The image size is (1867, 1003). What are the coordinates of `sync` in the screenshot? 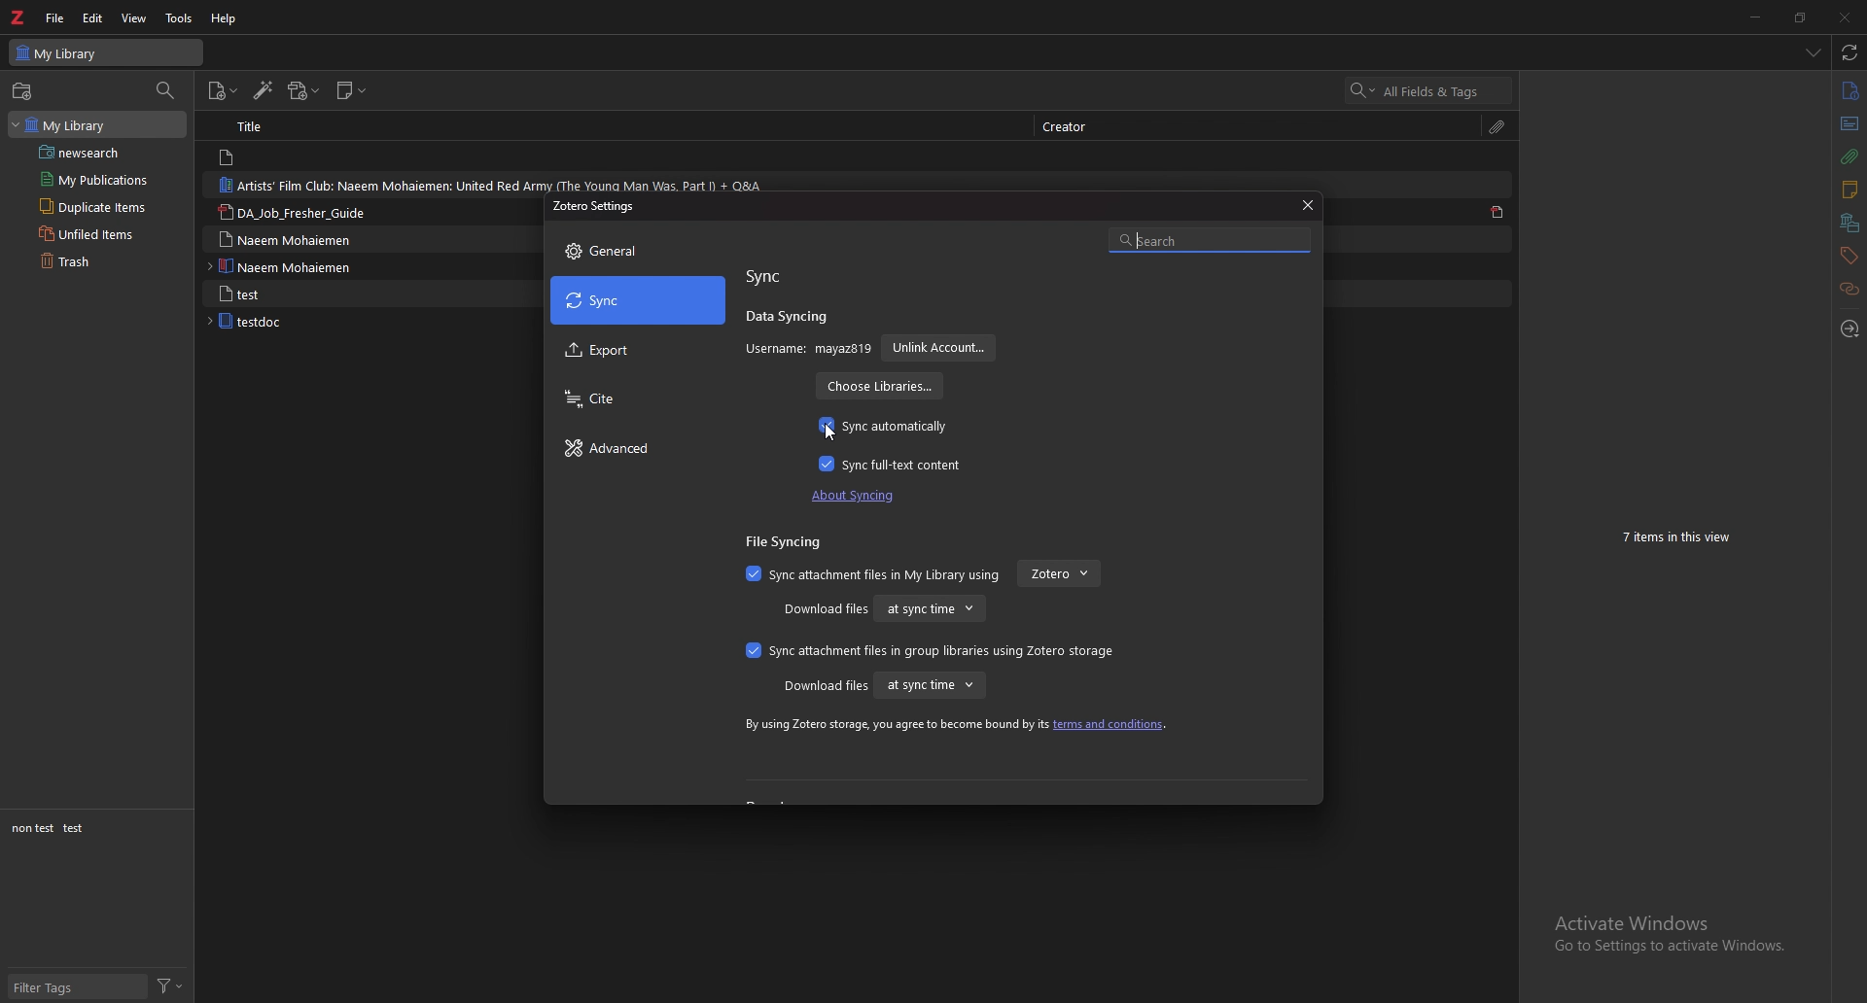 It's located at (638, 300).